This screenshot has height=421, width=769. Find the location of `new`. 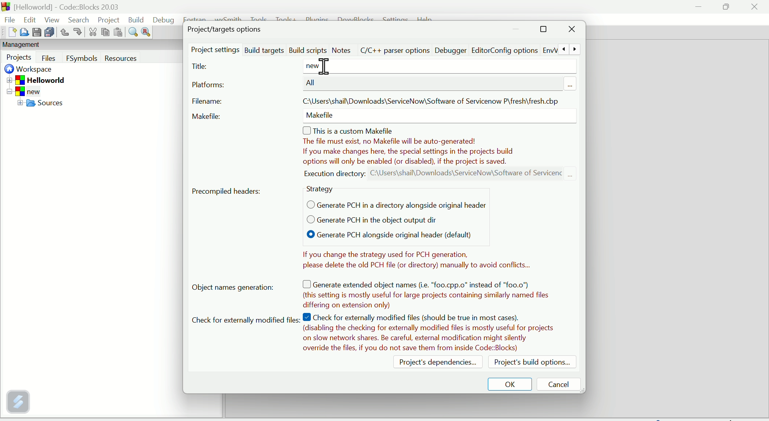

new is located at coordinates (319, 66).